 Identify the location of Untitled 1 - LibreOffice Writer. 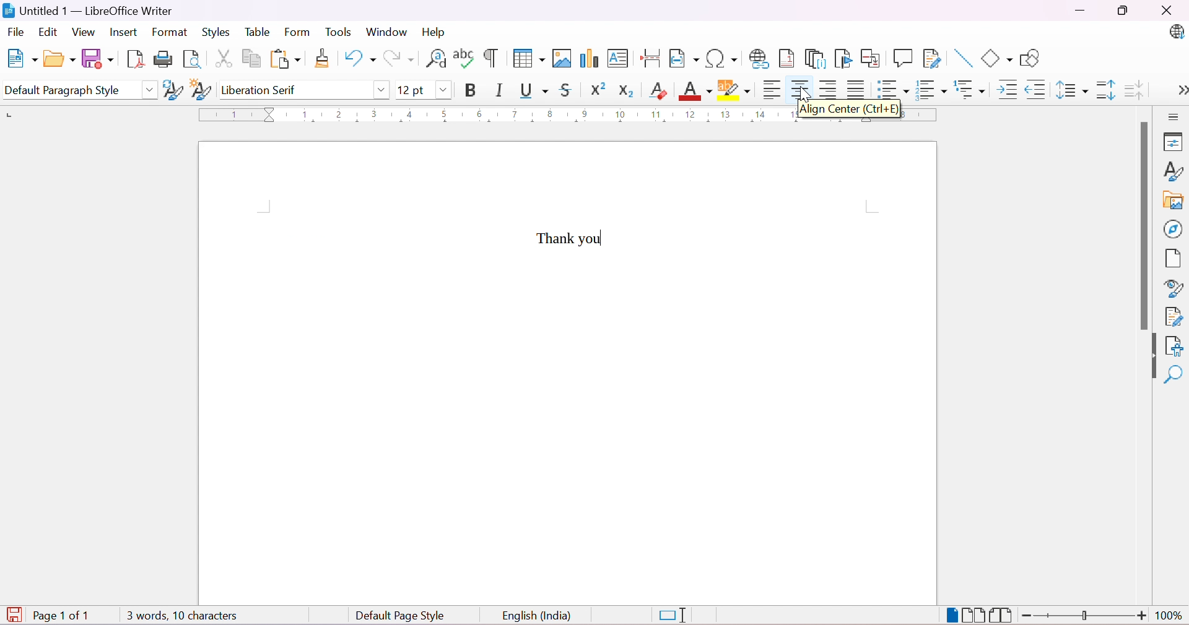
(87, 10).